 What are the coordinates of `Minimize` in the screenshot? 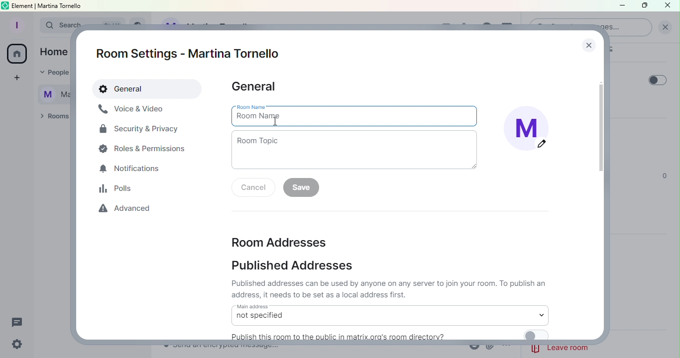 It's located at (621, 6).